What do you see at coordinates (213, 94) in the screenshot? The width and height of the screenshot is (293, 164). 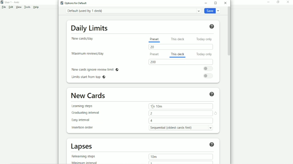 I see `Help` at bounding box center [213, 94].